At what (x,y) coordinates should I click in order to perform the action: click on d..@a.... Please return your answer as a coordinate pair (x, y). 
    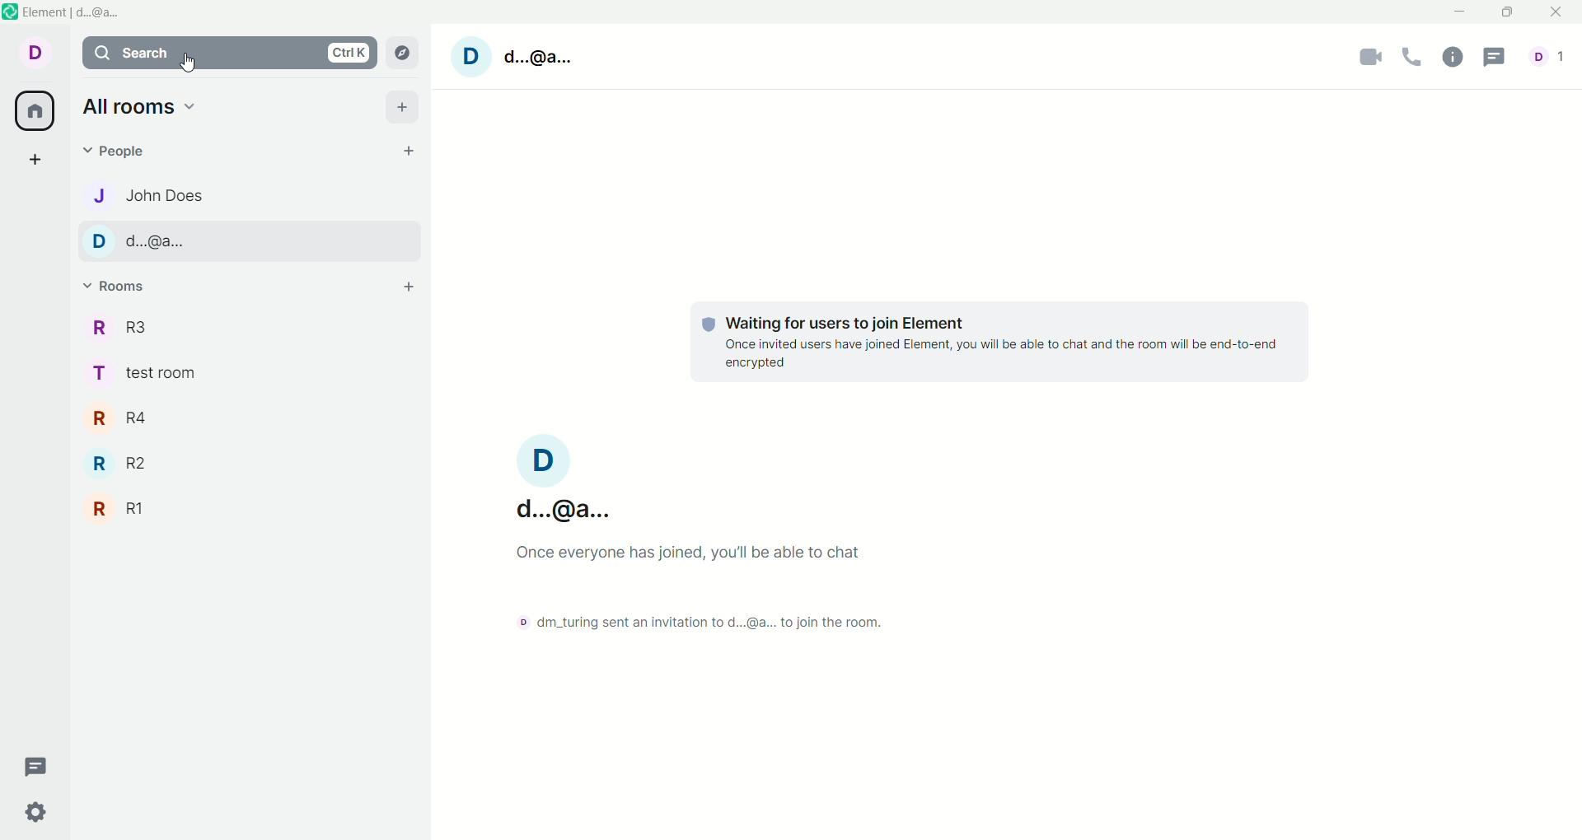
    Looking at the image, I should click on (537, 57).